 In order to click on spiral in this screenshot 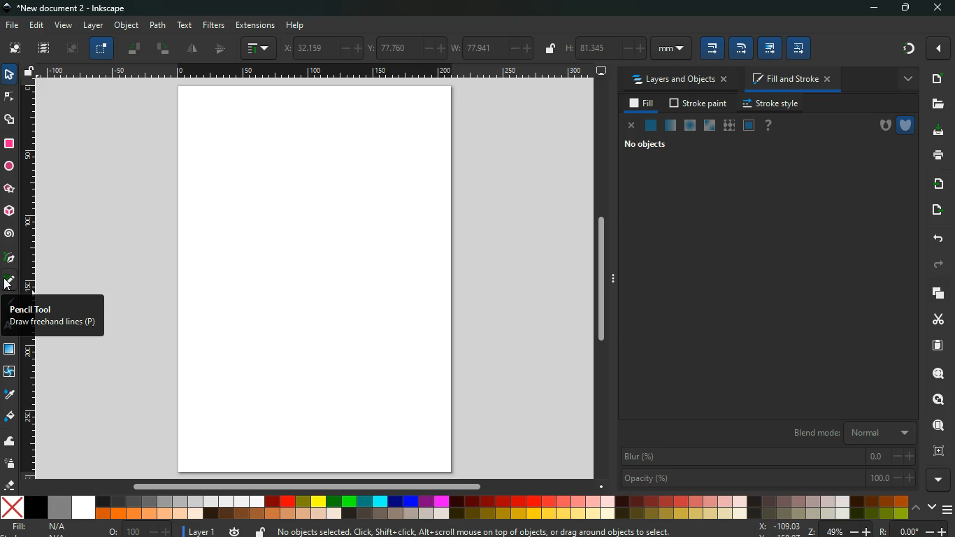, I will do `click(10, 234)`.